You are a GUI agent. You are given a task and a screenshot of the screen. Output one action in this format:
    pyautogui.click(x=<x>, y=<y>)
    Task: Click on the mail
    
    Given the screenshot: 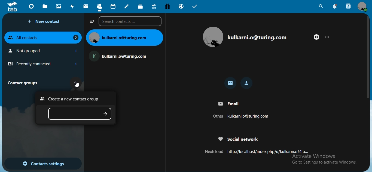 What is the action you would take?
    pyautogui.click(x=86, y=6)
    